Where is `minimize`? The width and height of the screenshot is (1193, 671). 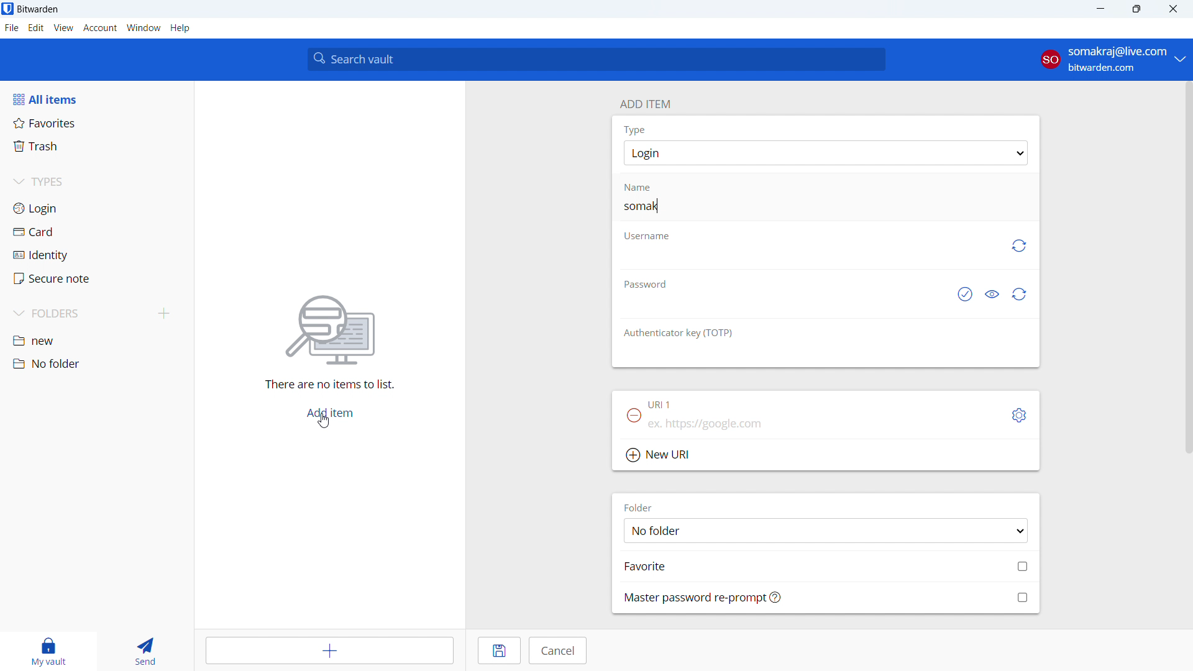
minimize is located at coordinates (1099, 9).